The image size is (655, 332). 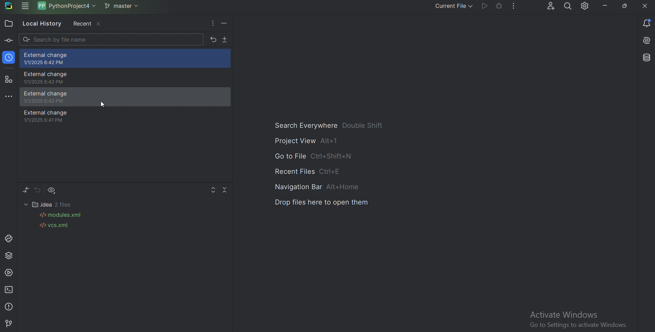 I want to click on Run , so click(x=484, y=6).